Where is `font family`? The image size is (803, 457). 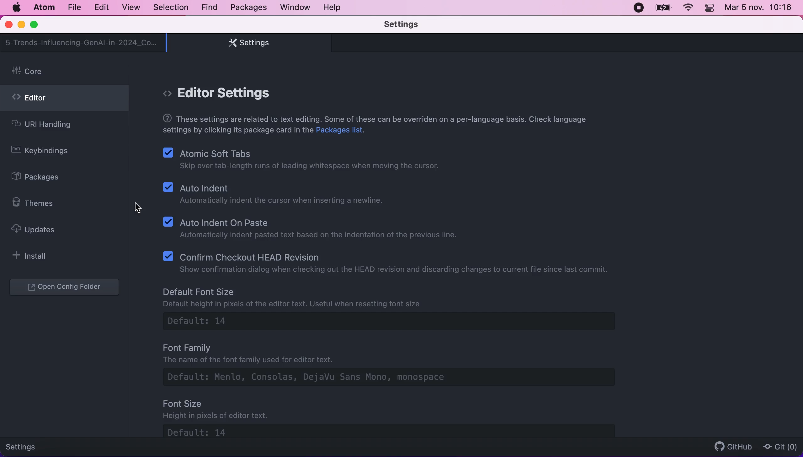
font family is located at coordinates (401, 366).